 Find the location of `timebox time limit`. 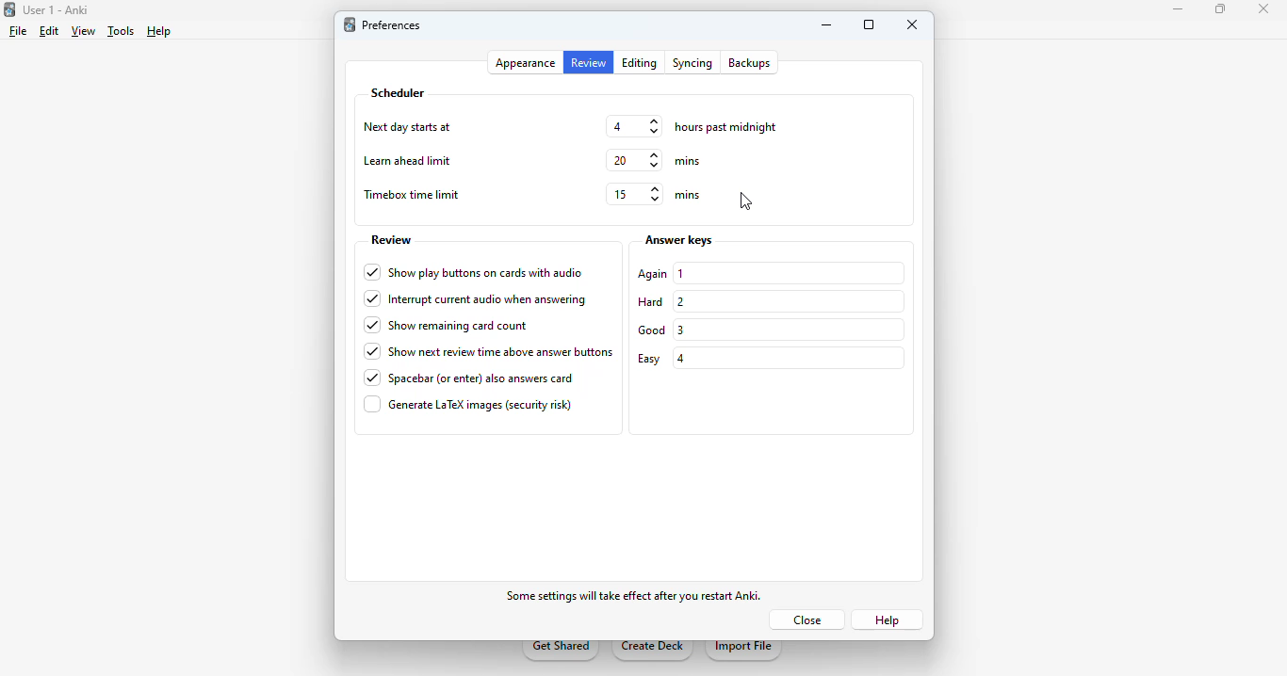

timebox time limit is located at coordinates (415, 196).